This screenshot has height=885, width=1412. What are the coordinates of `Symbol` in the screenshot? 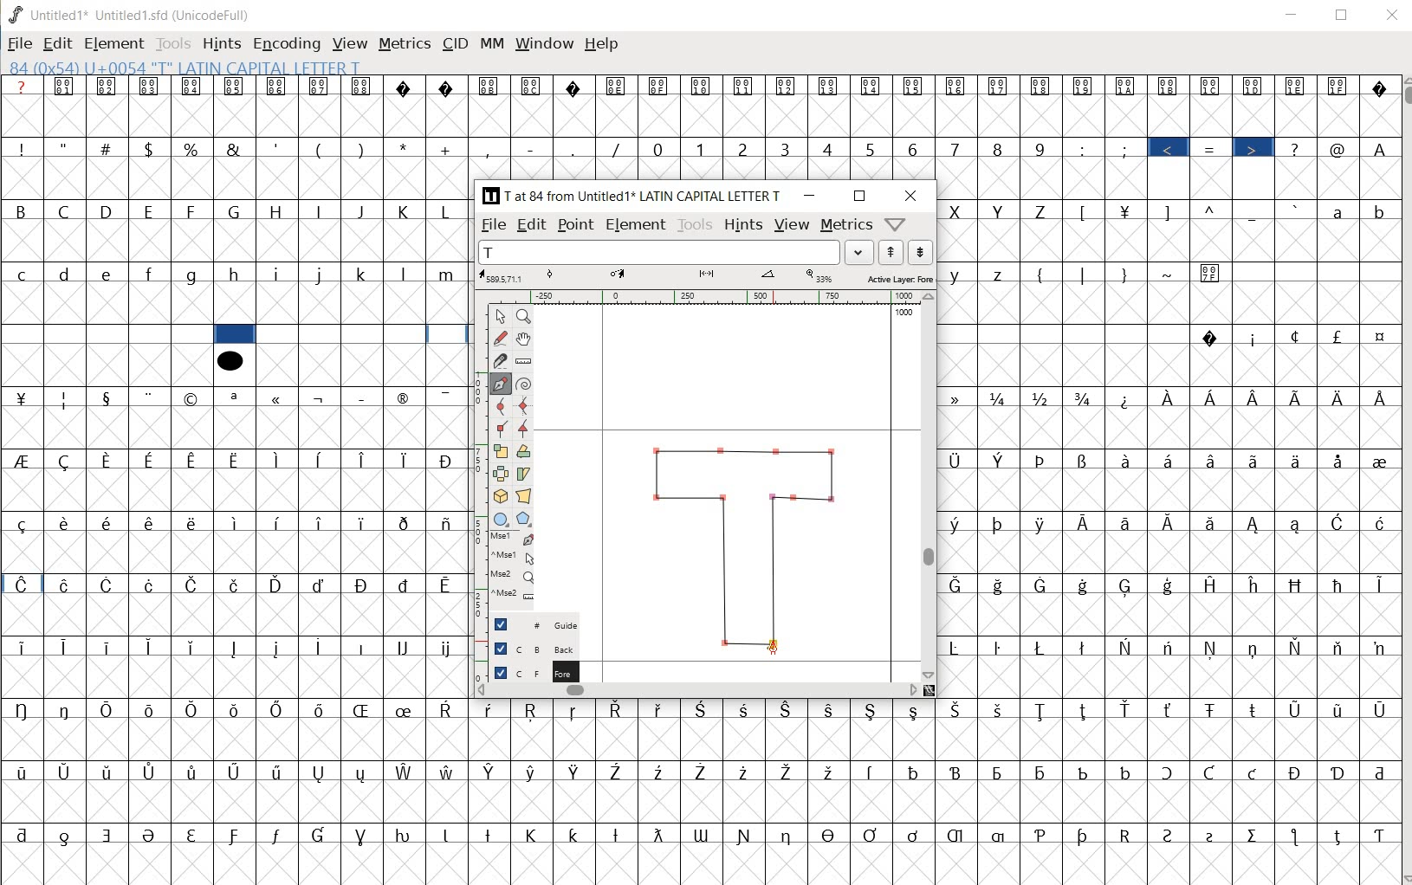 It's located at (1299, 648).